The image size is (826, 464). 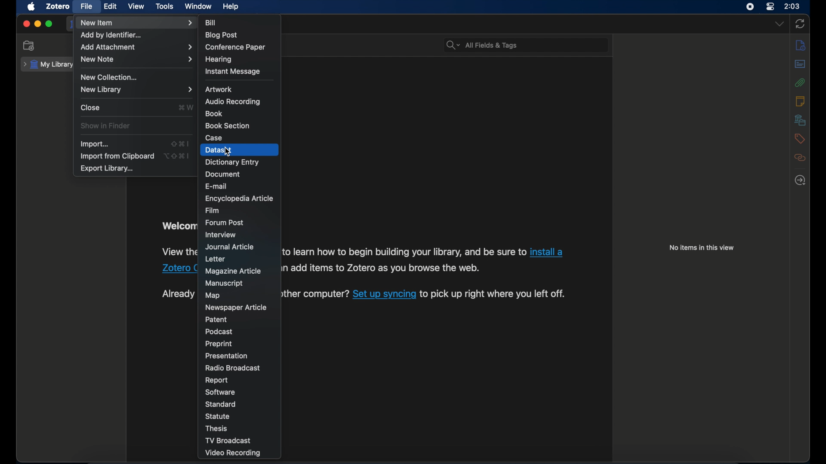 What do you see at coordinates (238, 198) in the screenshot?
I see `encyclopedia article` at bounding box center [238, 198].